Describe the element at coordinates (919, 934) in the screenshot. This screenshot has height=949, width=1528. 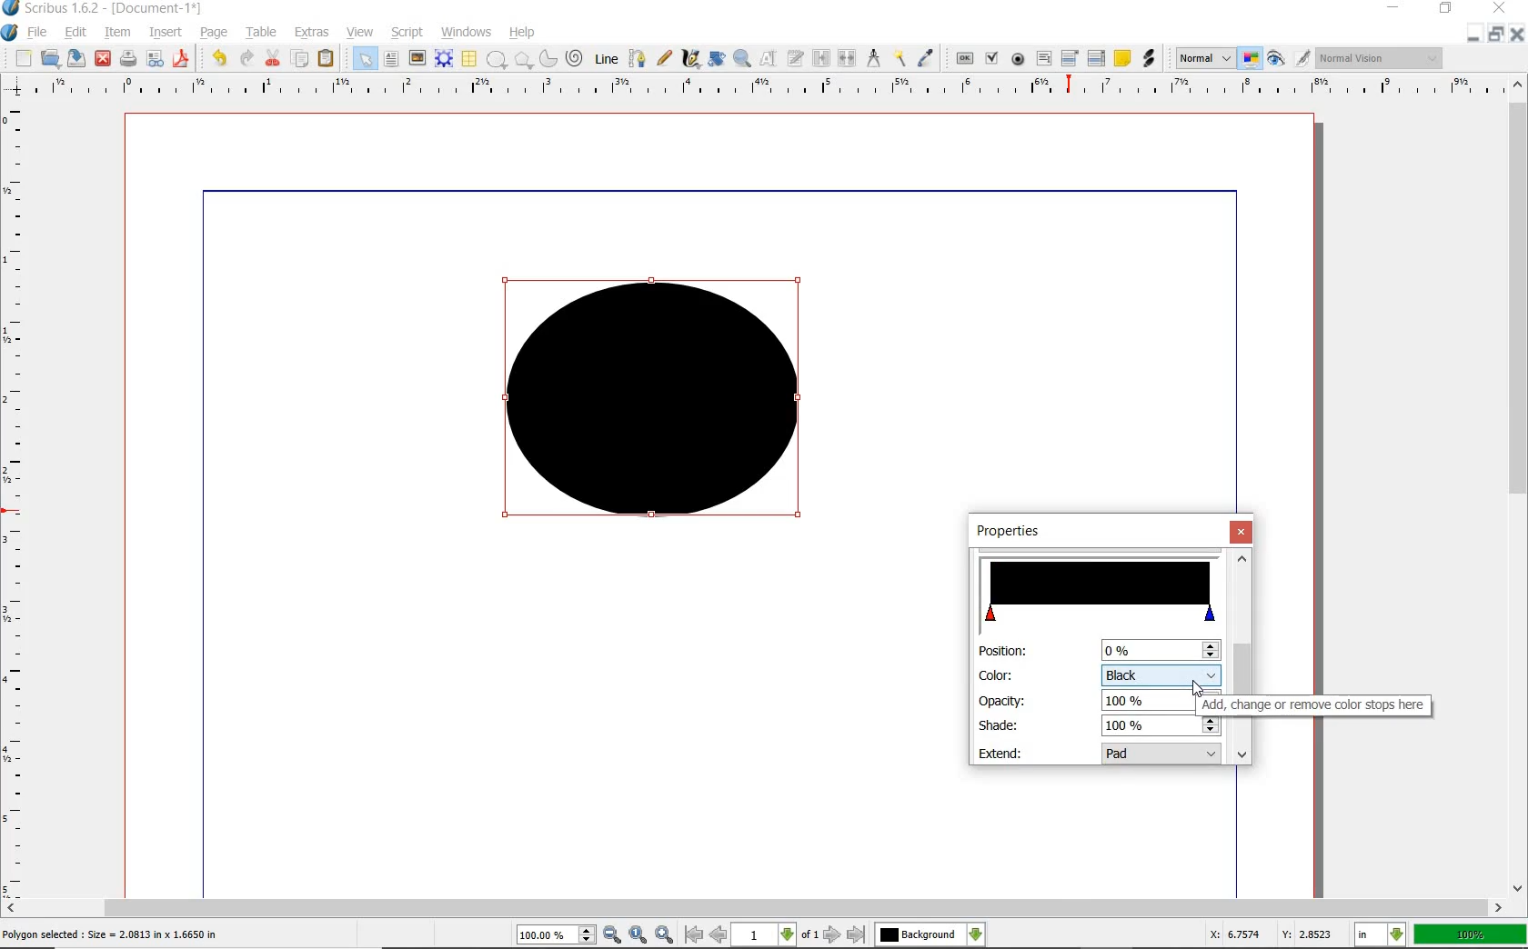
I see `` at that location.